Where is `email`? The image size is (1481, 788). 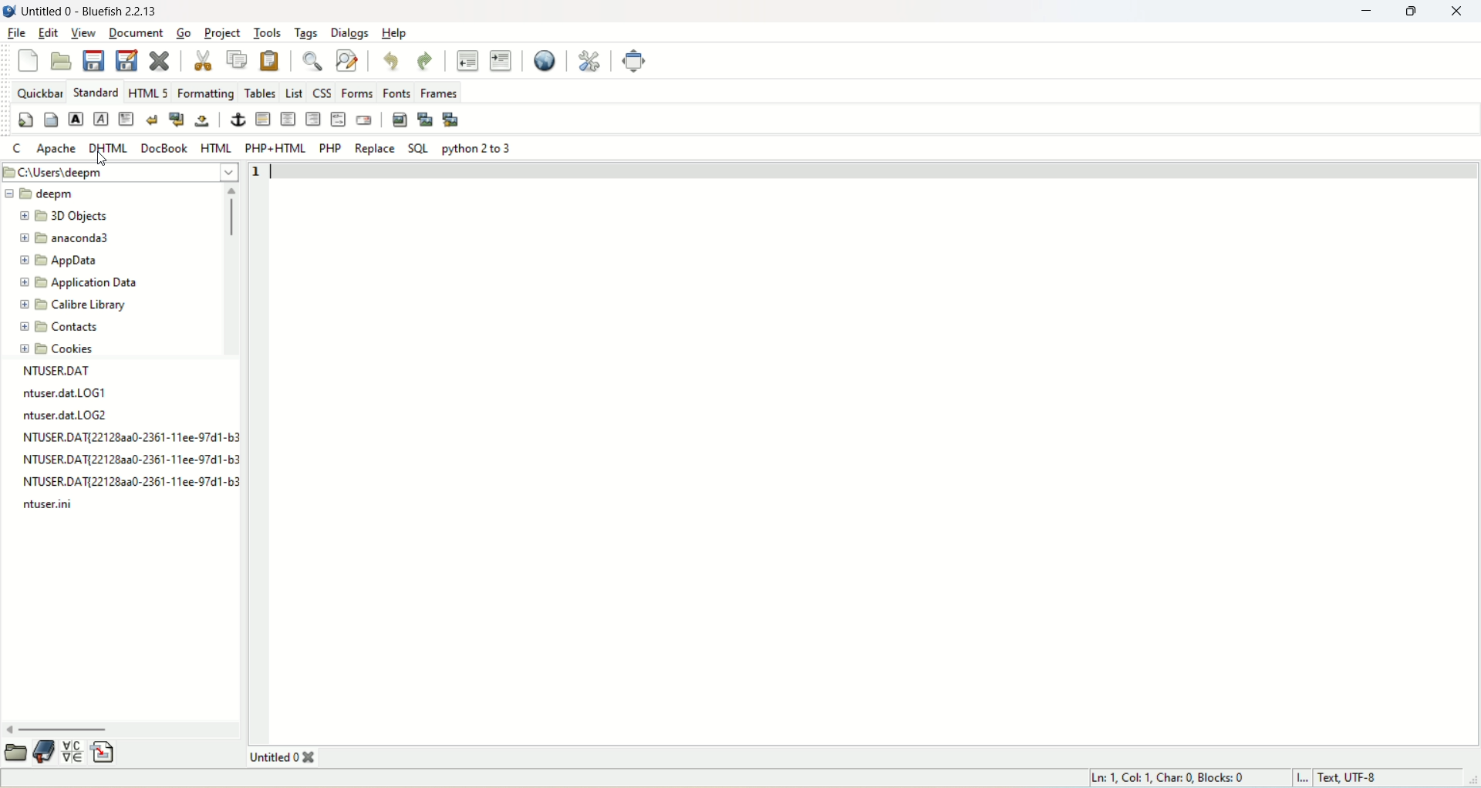
email is located at coordinates (366, 120).